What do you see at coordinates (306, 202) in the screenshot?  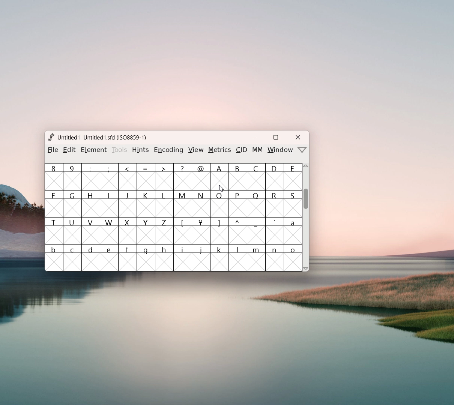 I see `scrollbar` at bounding box center [306, 202].